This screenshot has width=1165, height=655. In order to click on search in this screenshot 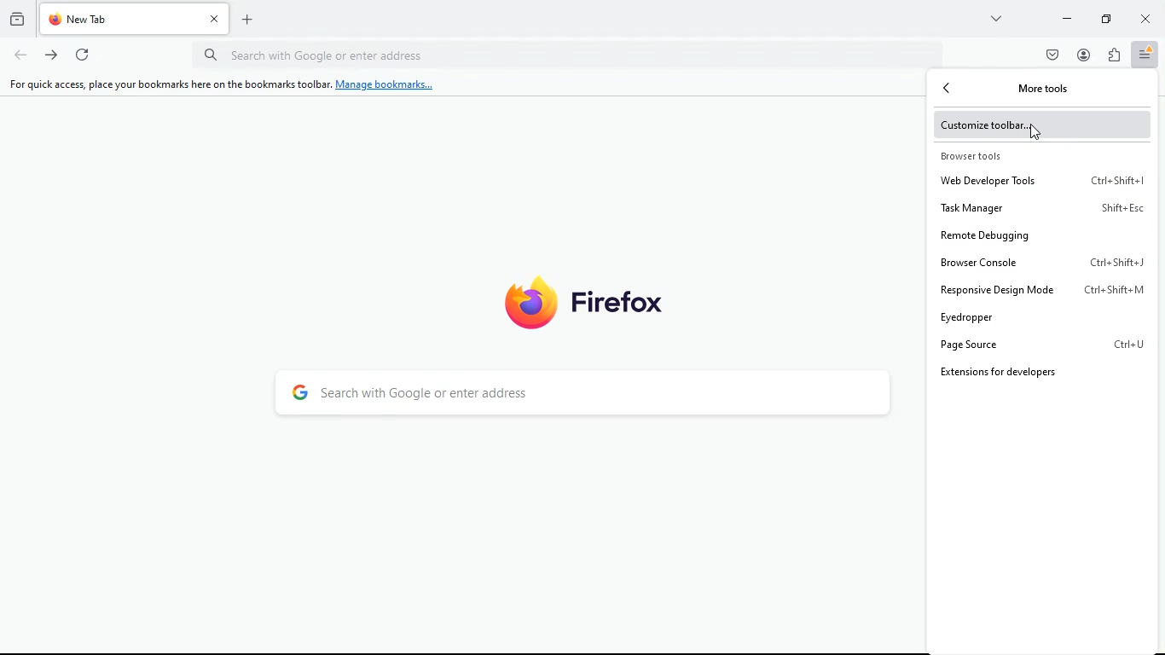, I will do `click(585, 393)`.